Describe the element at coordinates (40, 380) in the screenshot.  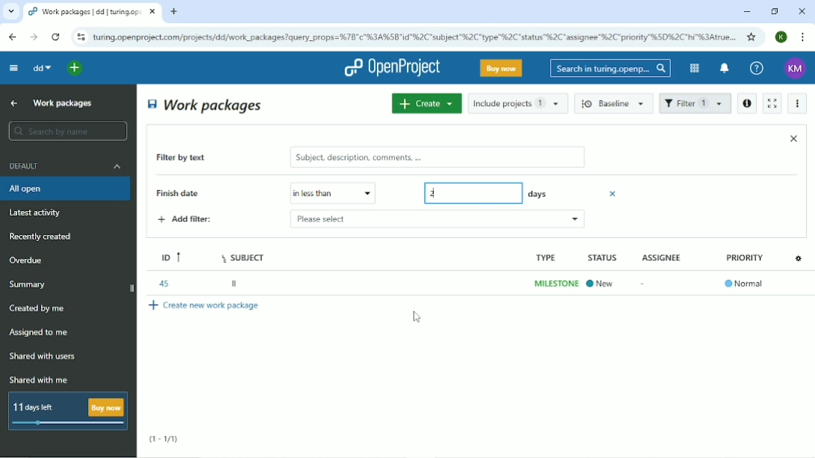
I see `Shared with me` at that location.